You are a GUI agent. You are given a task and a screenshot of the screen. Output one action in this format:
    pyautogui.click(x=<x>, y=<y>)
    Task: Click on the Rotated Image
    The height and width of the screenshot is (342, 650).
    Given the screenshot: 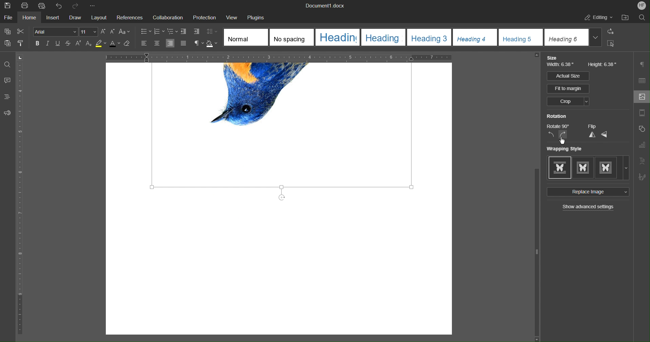 What is the action you would take?
    pyautogui.click(x=281, y=132)
    